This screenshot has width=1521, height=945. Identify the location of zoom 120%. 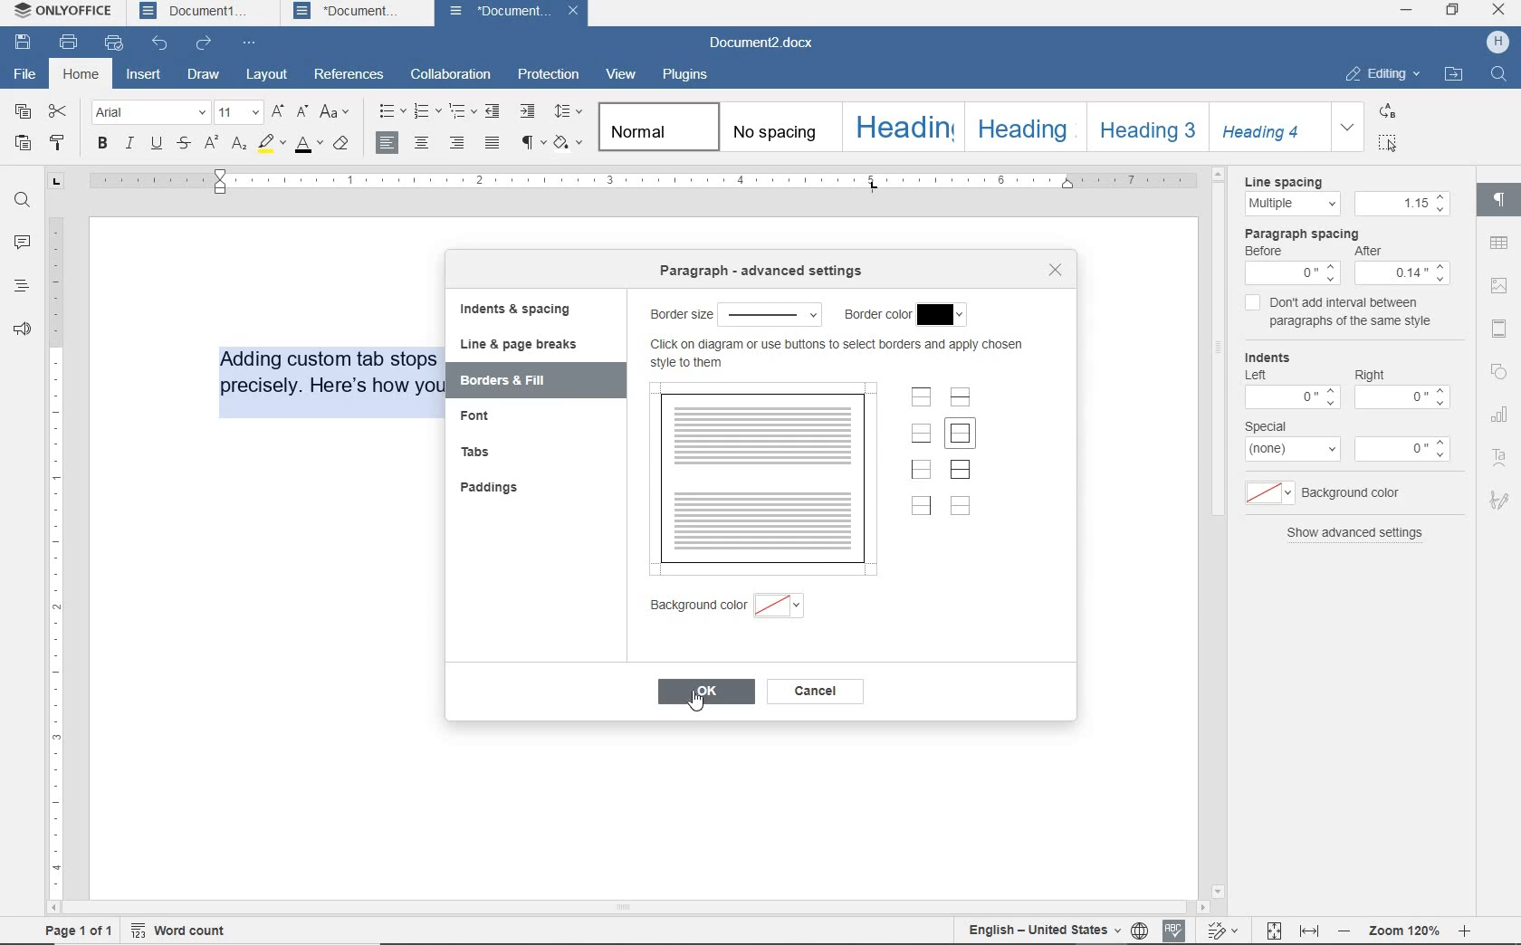
(1404, 927).